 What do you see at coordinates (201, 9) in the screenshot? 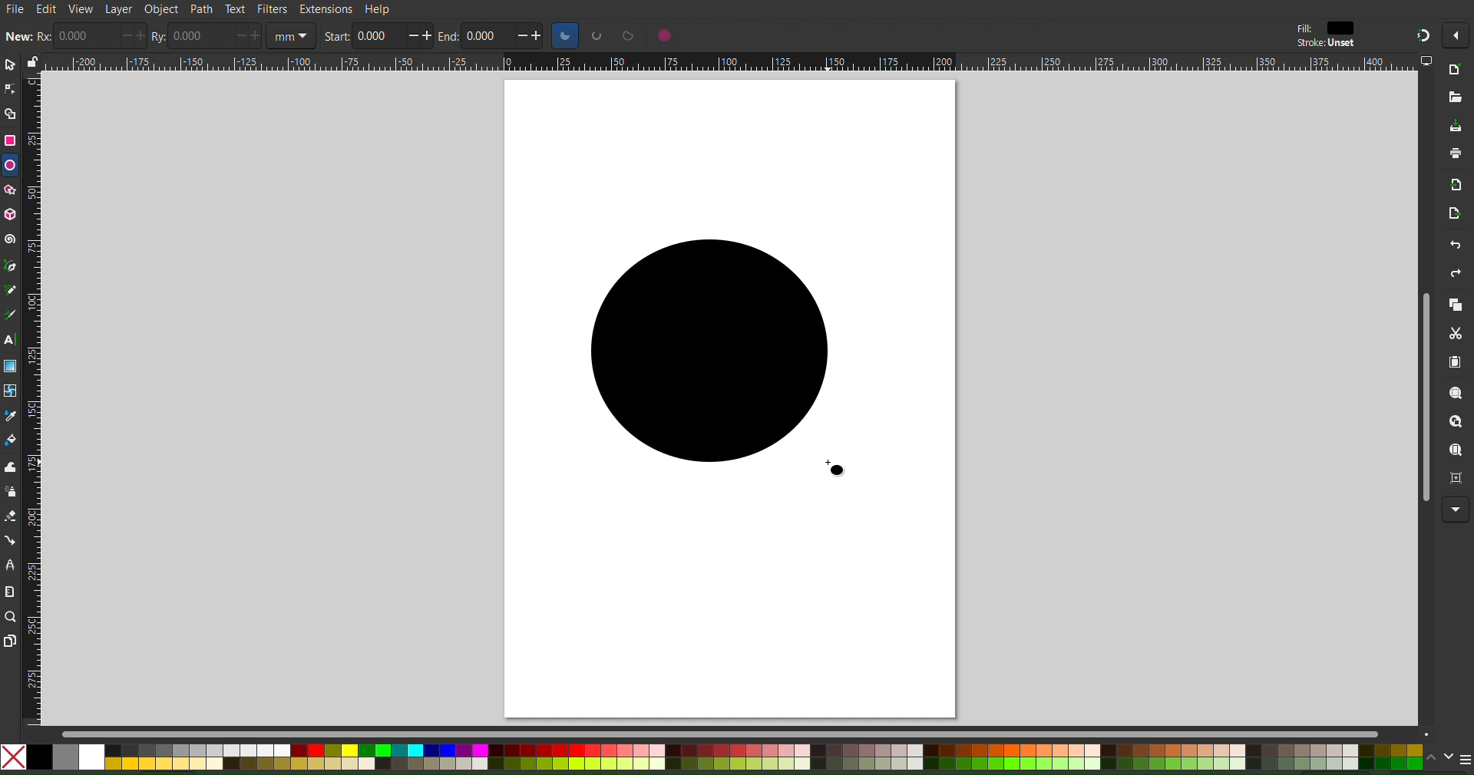
I see `Path` at bounding box center [201, 9].